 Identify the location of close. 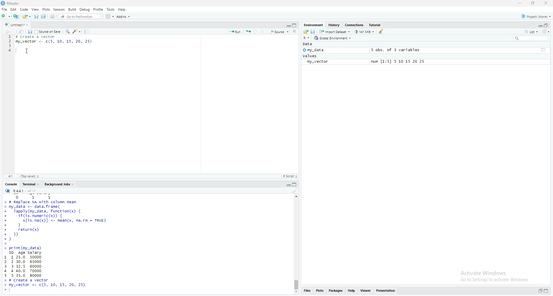
(547, 3).